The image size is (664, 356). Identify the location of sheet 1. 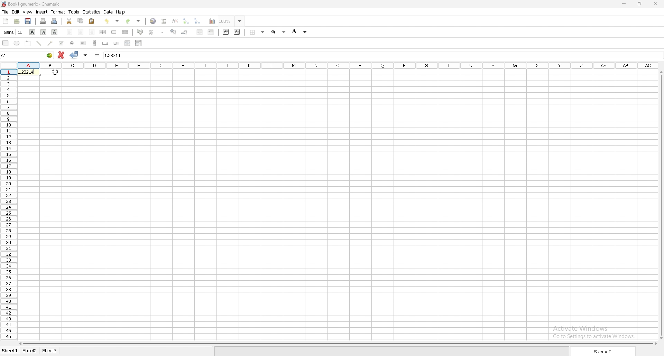
(10, 351).